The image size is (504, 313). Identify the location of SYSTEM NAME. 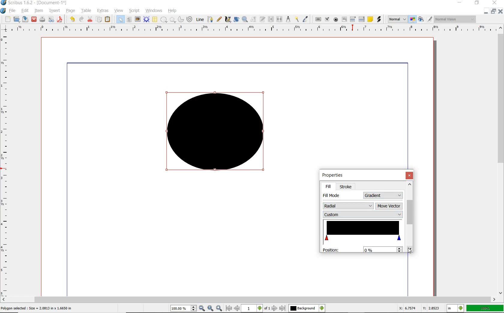
(34, 3).